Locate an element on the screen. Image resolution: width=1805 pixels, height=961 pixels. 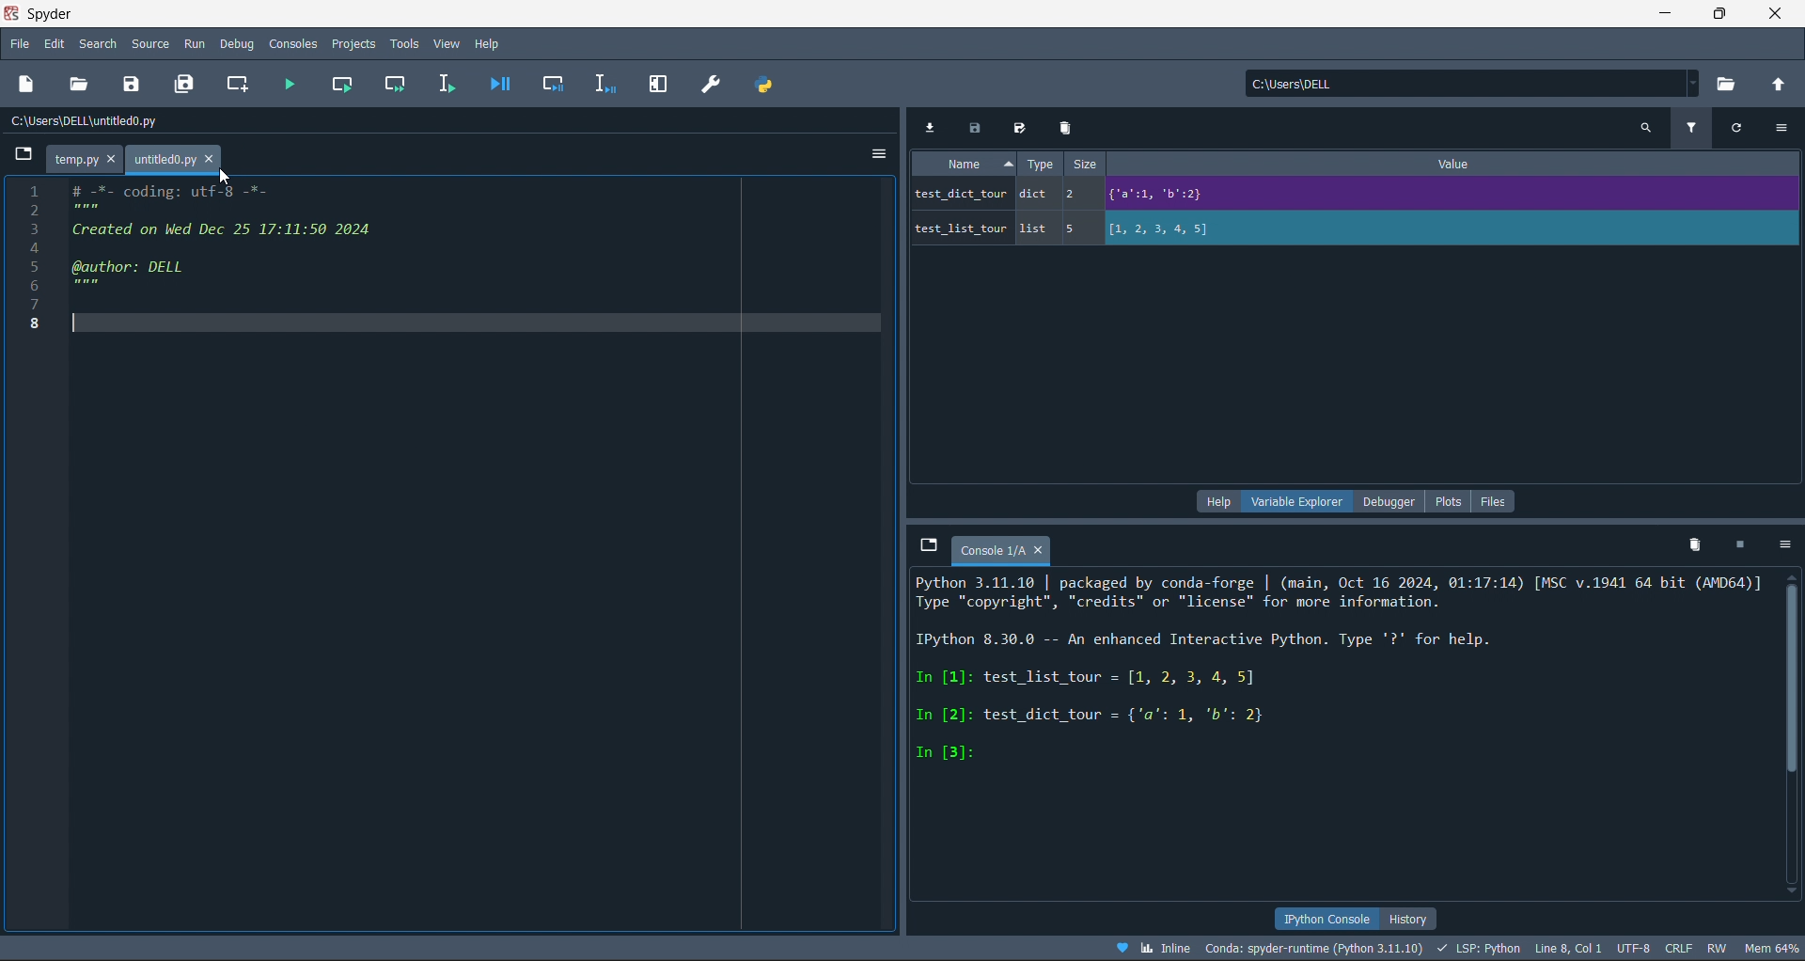
run cell is located at coordinates (341, 83).